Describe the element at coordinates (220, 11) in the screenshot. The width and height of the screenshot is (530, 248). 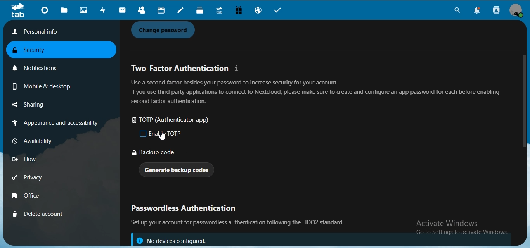
I see `upgrade` at that location.